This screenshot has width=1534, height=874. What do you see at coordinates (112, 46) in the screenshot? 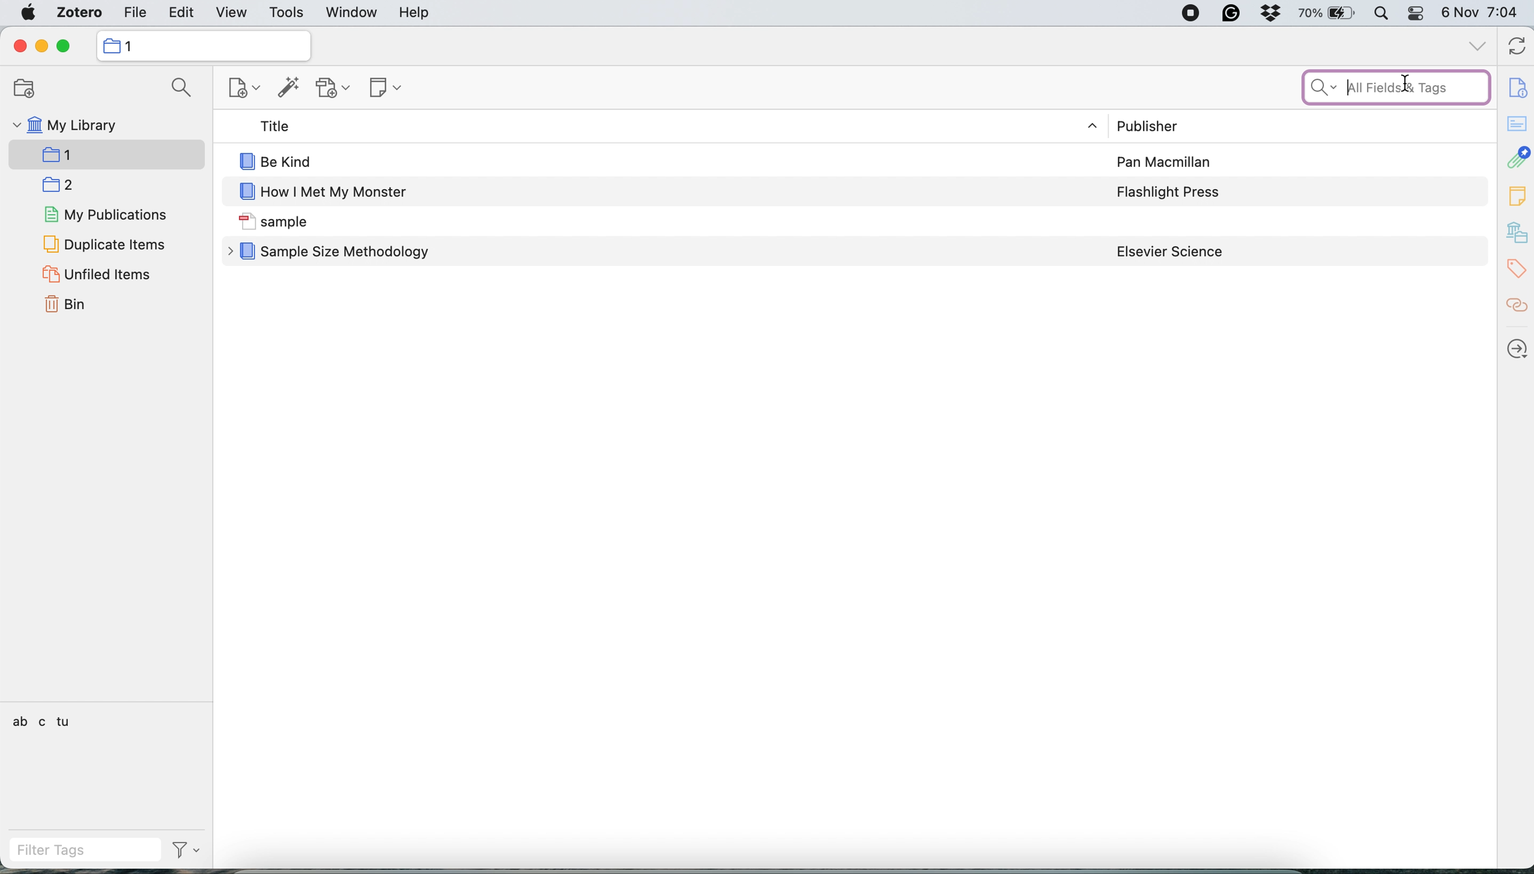
I see `icon` at bounding box center [112, 46].